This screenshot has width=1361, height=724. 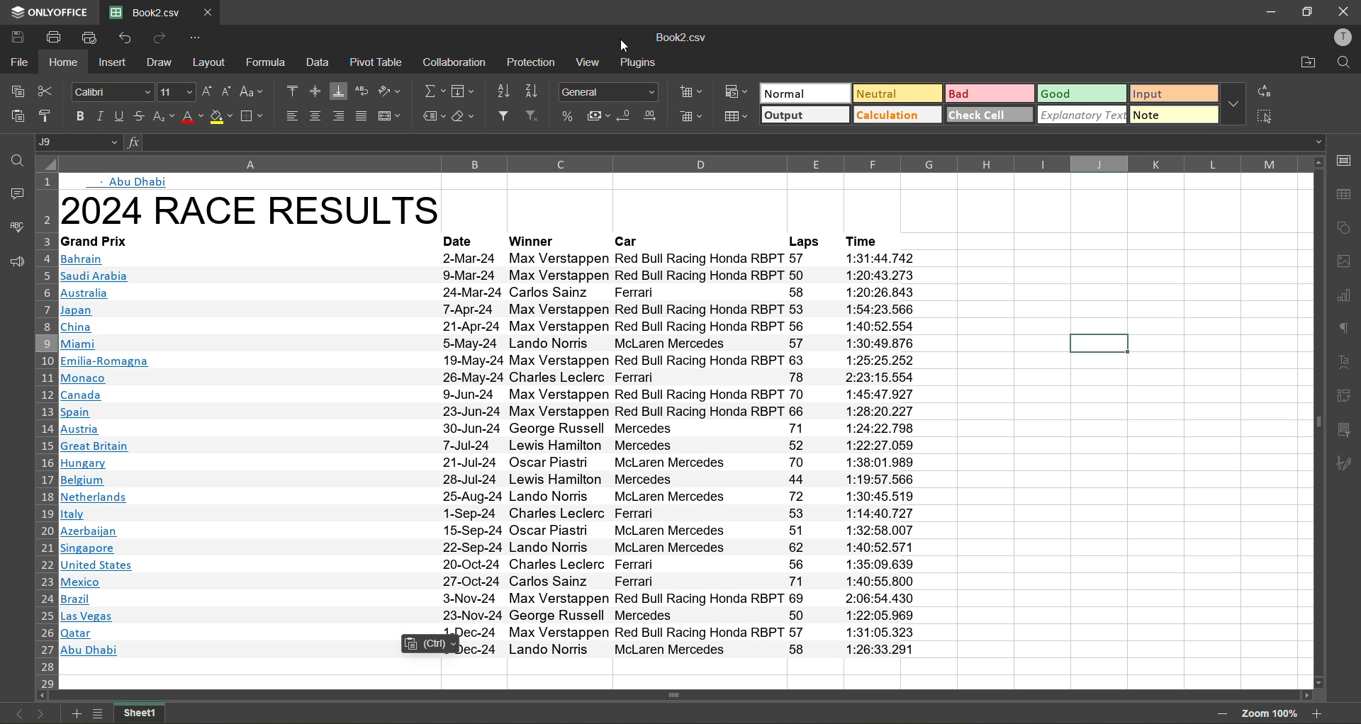 What do you see at coordinates (164, 116) in the screenshot?
I see `sub\superscript` at bounding box center [164, 116].